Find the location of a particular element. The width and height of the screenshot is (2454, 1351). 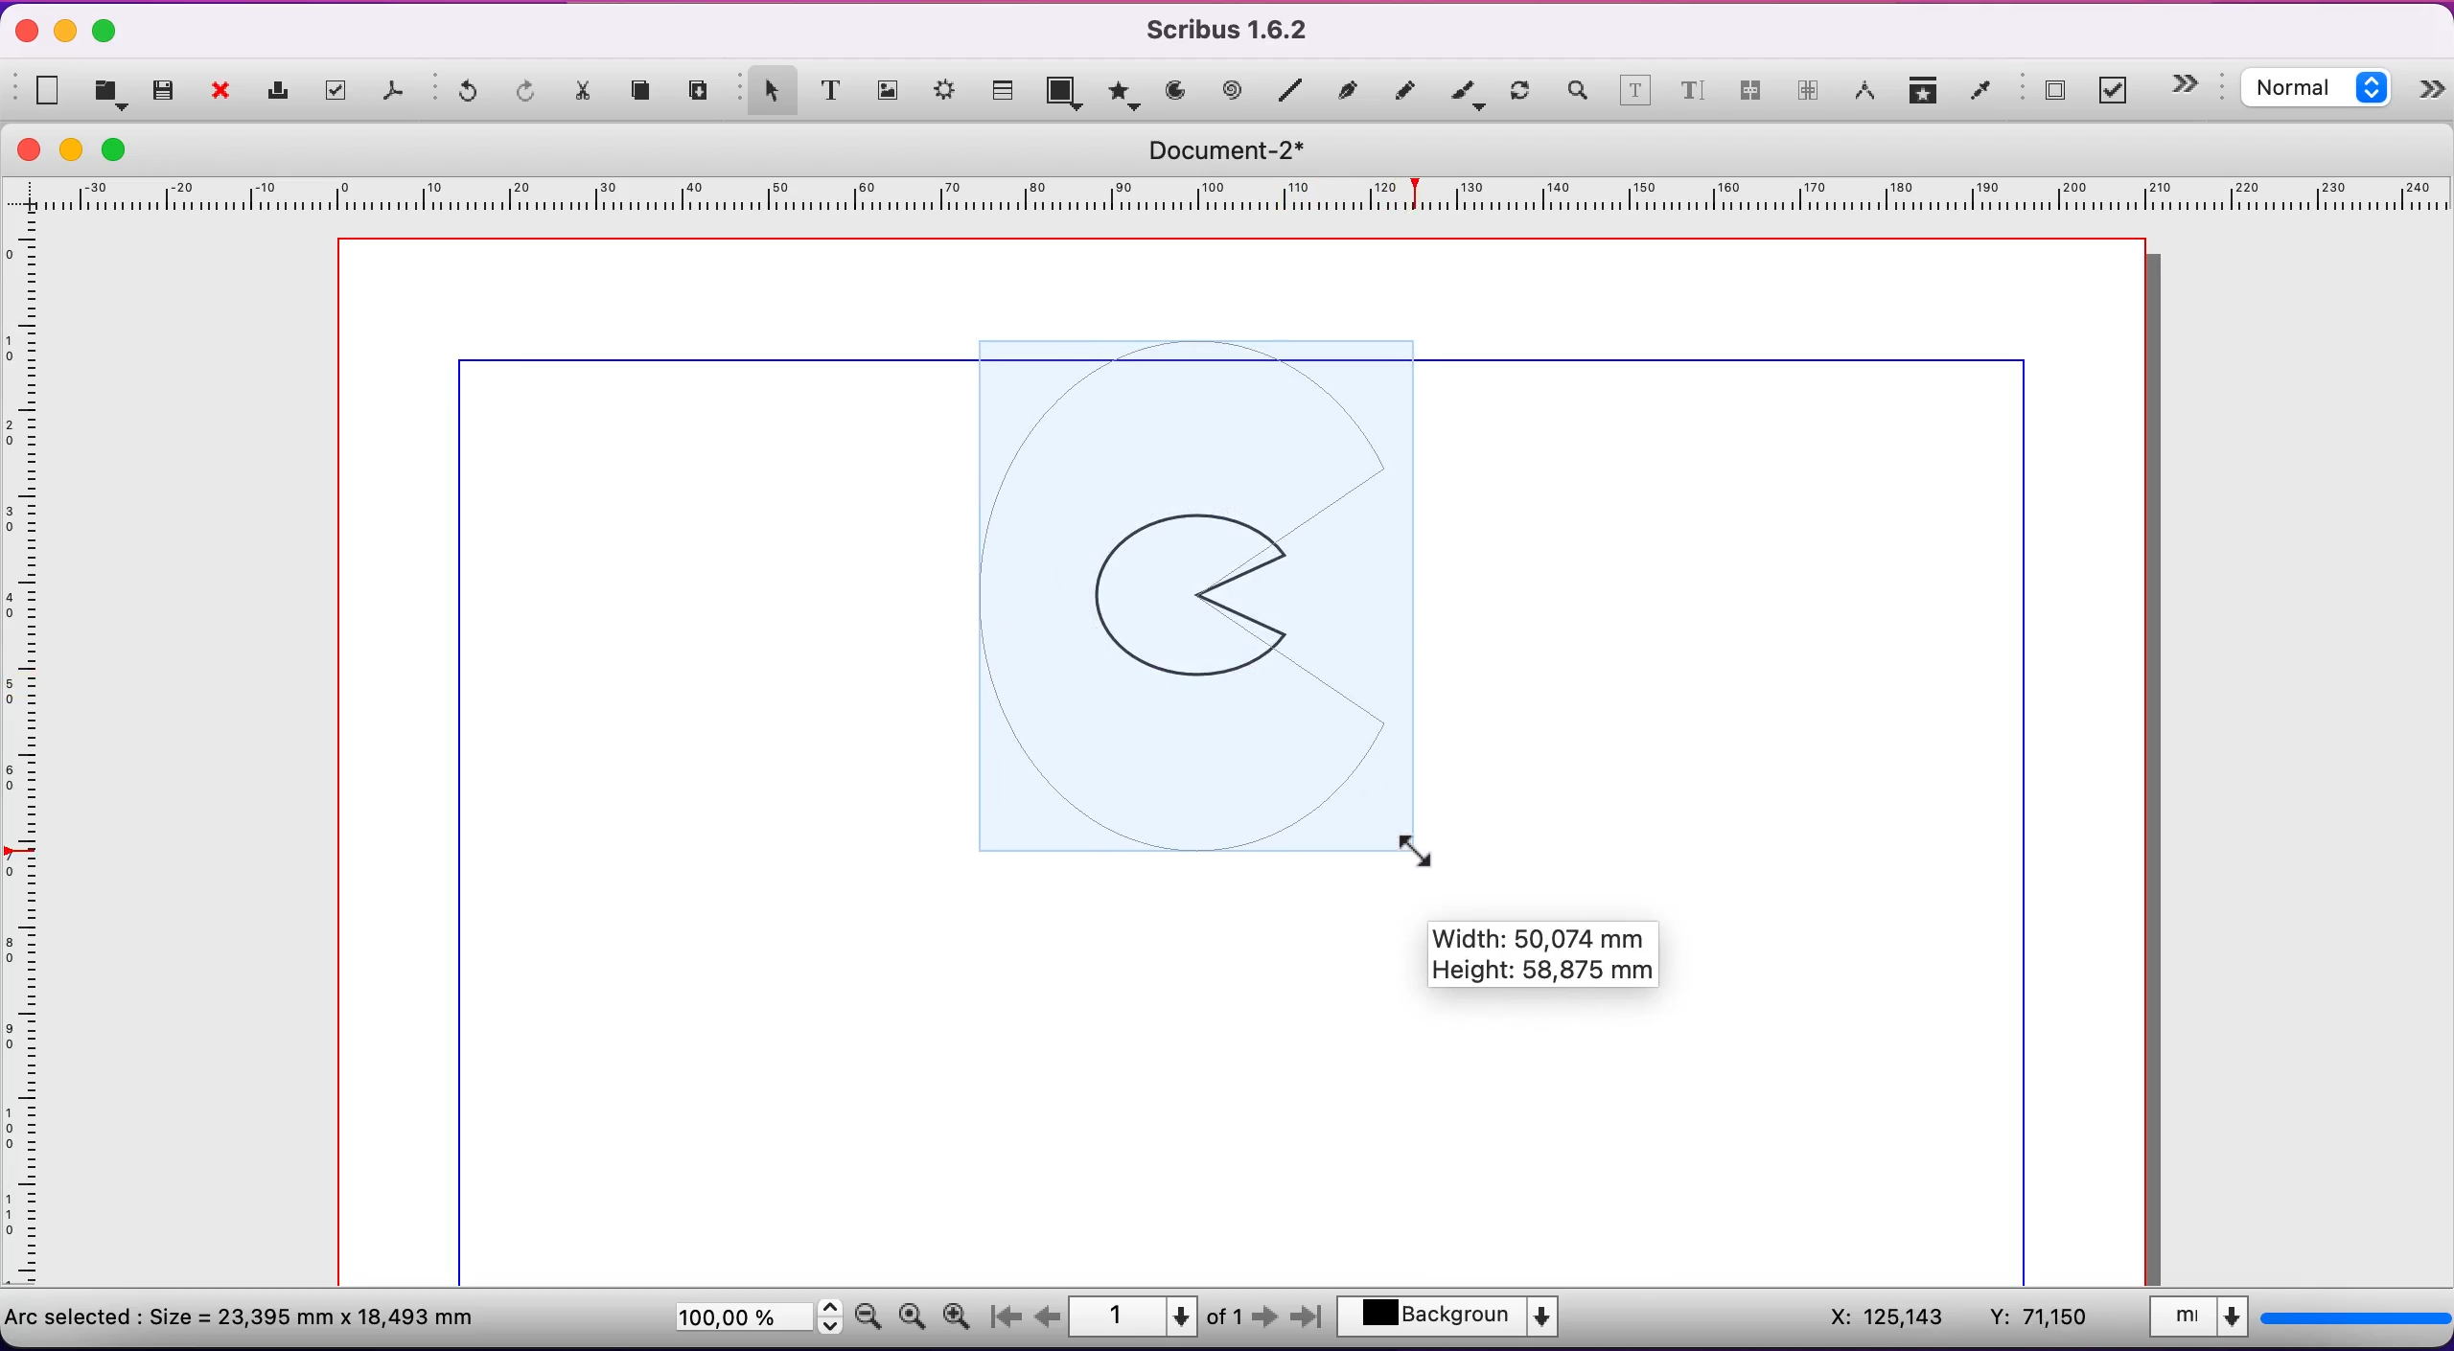

scribus is located at coordinates (1238, 30).